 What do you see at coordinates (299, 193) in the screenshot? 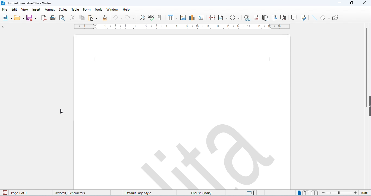
I see `single page view` at bounding box center [299, 193].